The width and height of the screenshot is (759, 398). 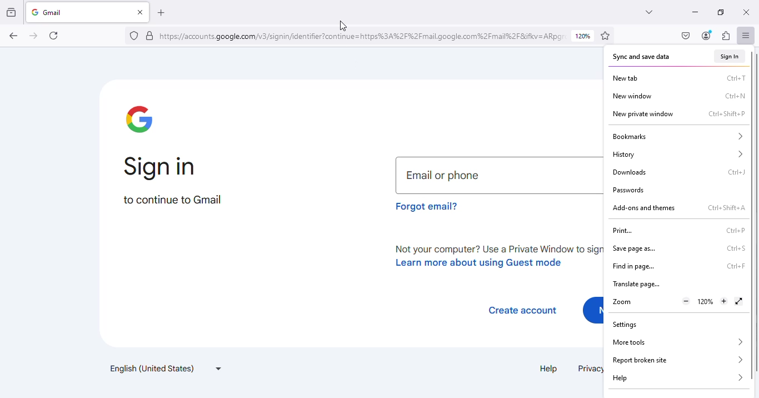 What do you see at coordinates (735, 172) in the screenshot?
I see `shortcut for downloads` at bounding box center [735, 172].